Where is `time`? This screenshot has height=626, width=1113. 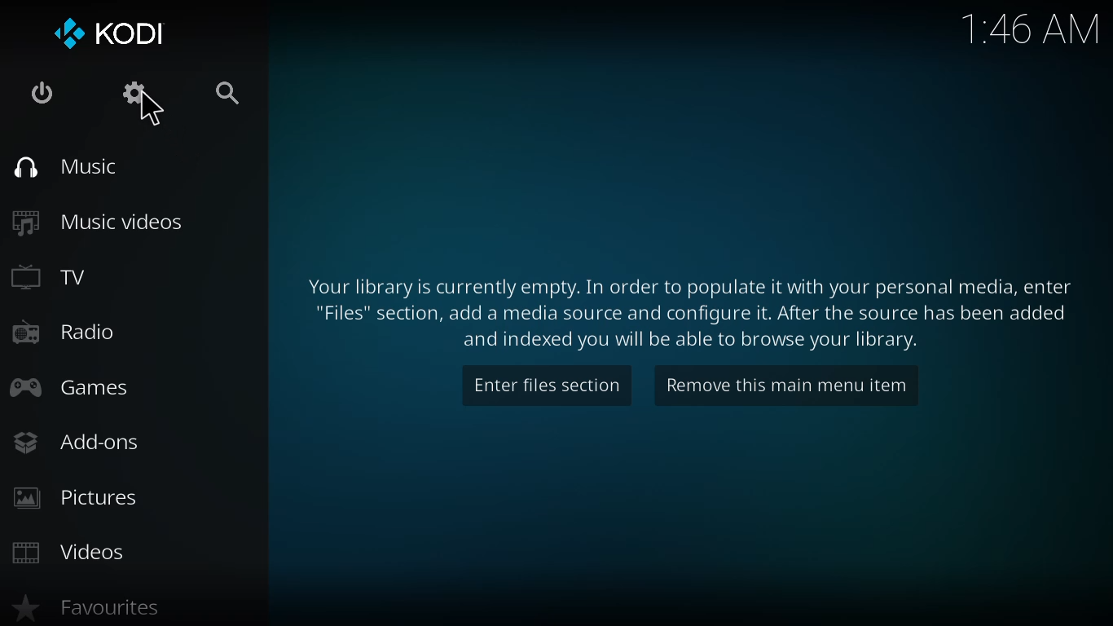 time is located at coordinates (1033, 30).